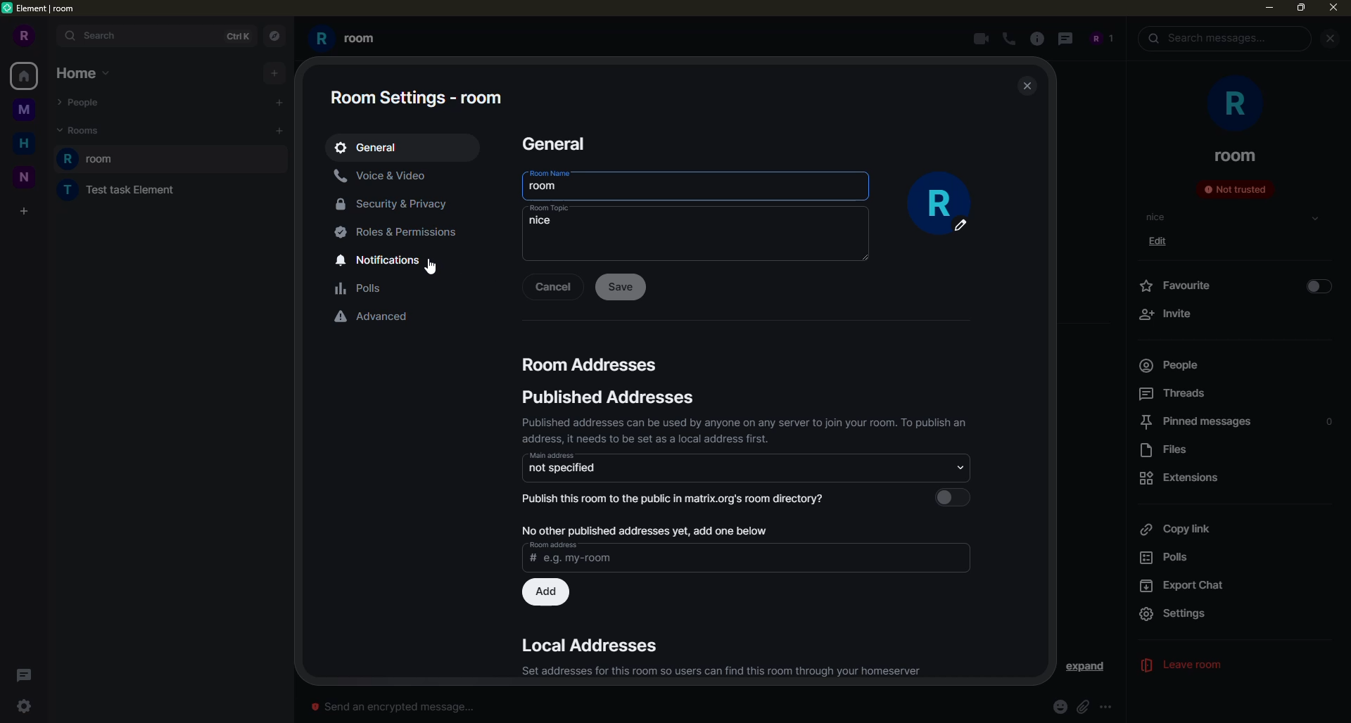 This screenshot has height=723, width=1351. I want to click on room R, so click(174, 159).